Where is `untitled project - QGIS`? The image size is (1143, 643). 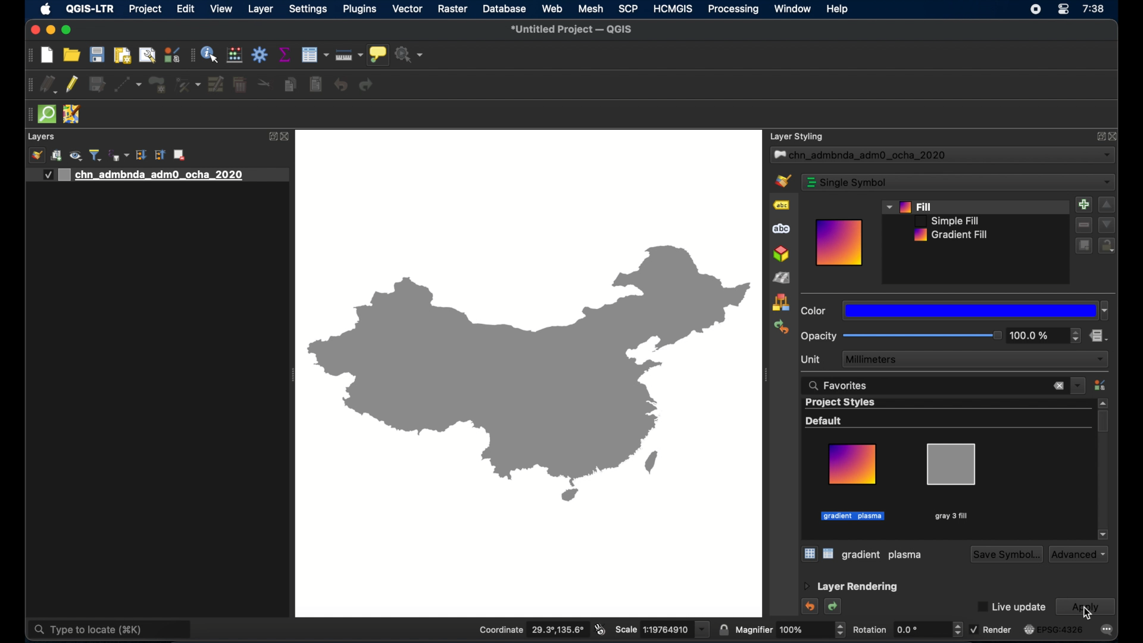
untitled project - QGIS is located at coordinates (571, 29).